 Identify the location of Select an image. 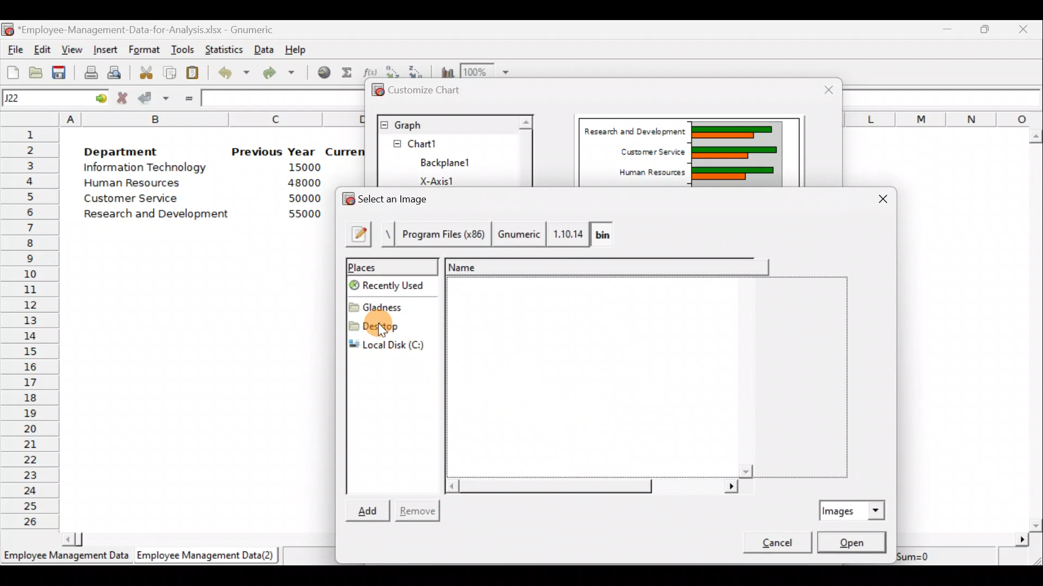
(390, 199).